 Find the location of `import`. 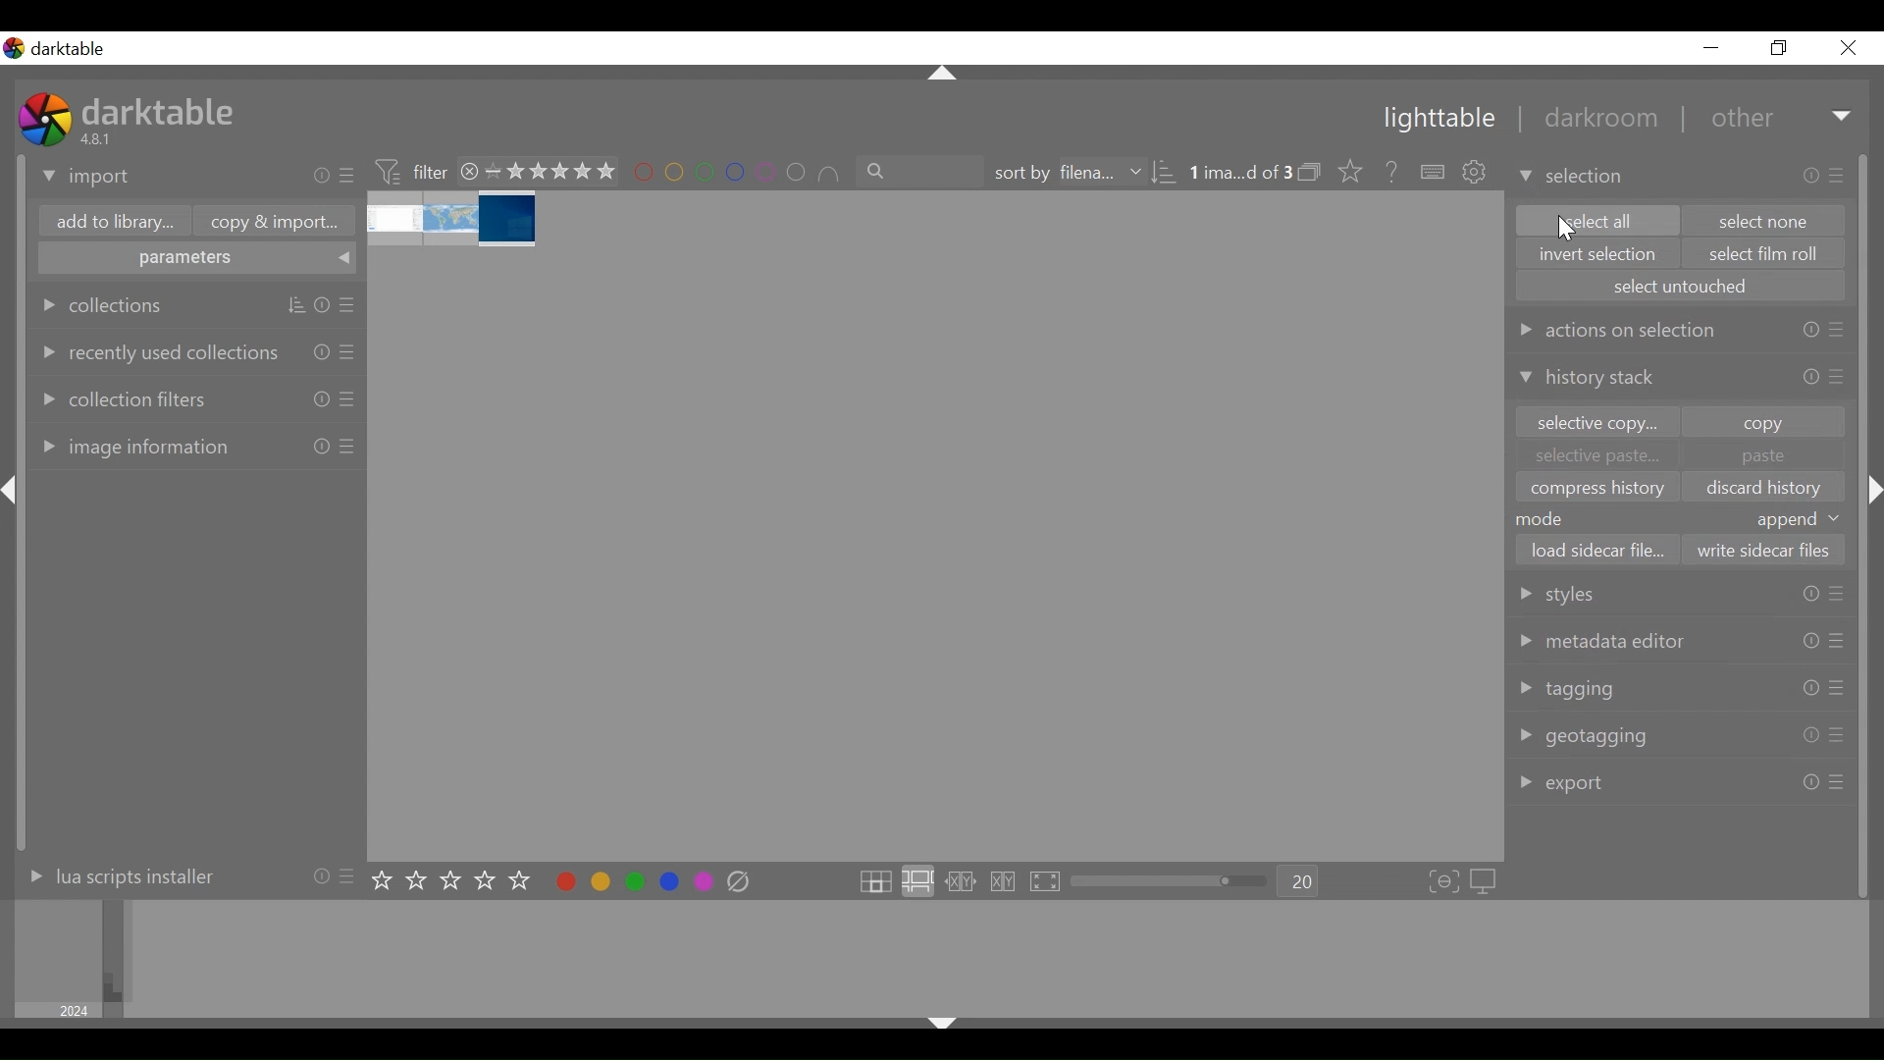

import is located at coordinates (87, 178).